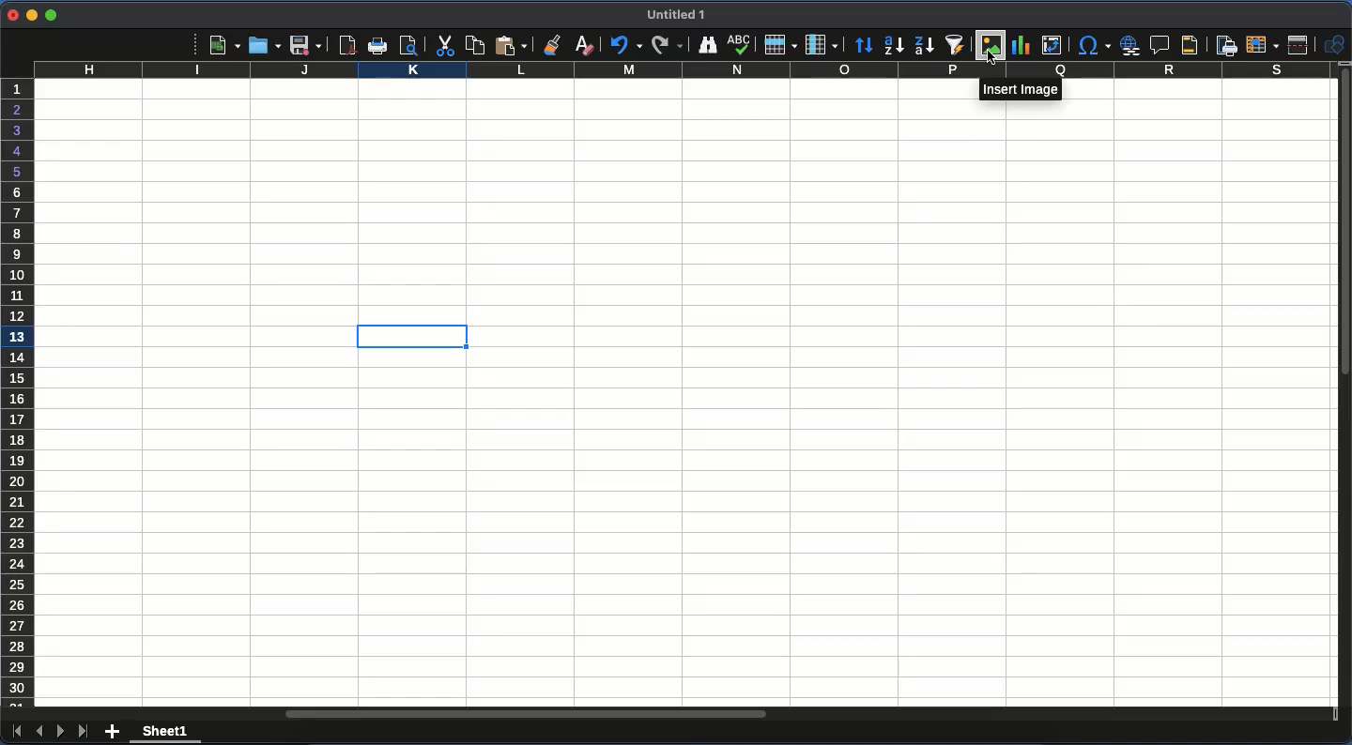  Describe the element at coordinates (742, 46) in the screenshot. I see `spell check` at that location.